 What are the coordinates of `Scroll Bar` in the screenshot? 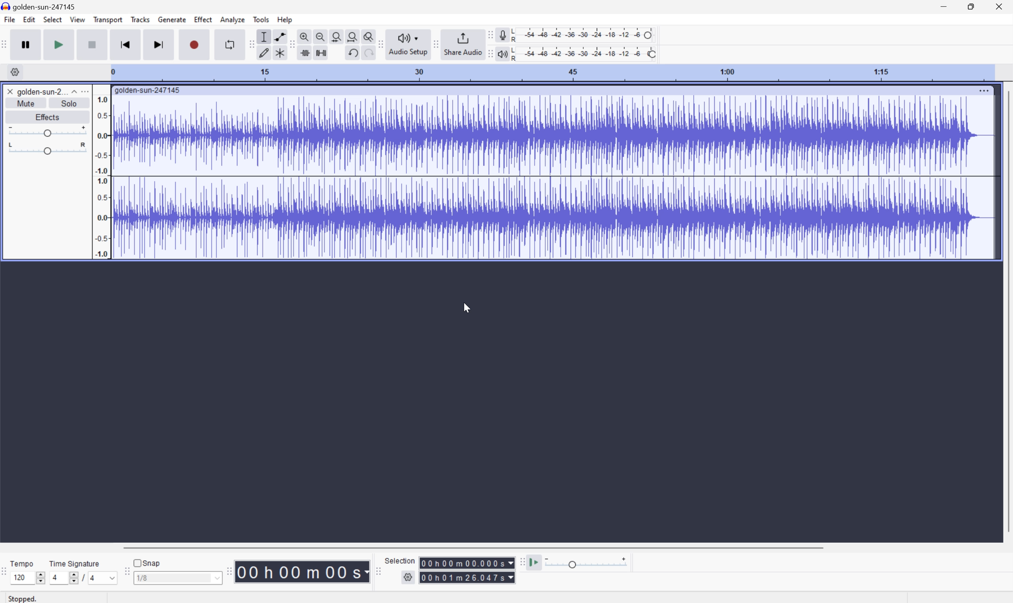 It's located at (1006, 312).